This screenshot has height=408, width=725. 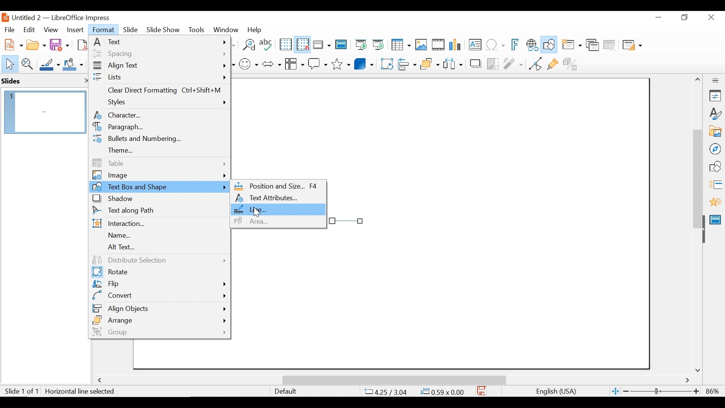 I want to click on Clear Direct Formatting, so click(x=159, y=91).